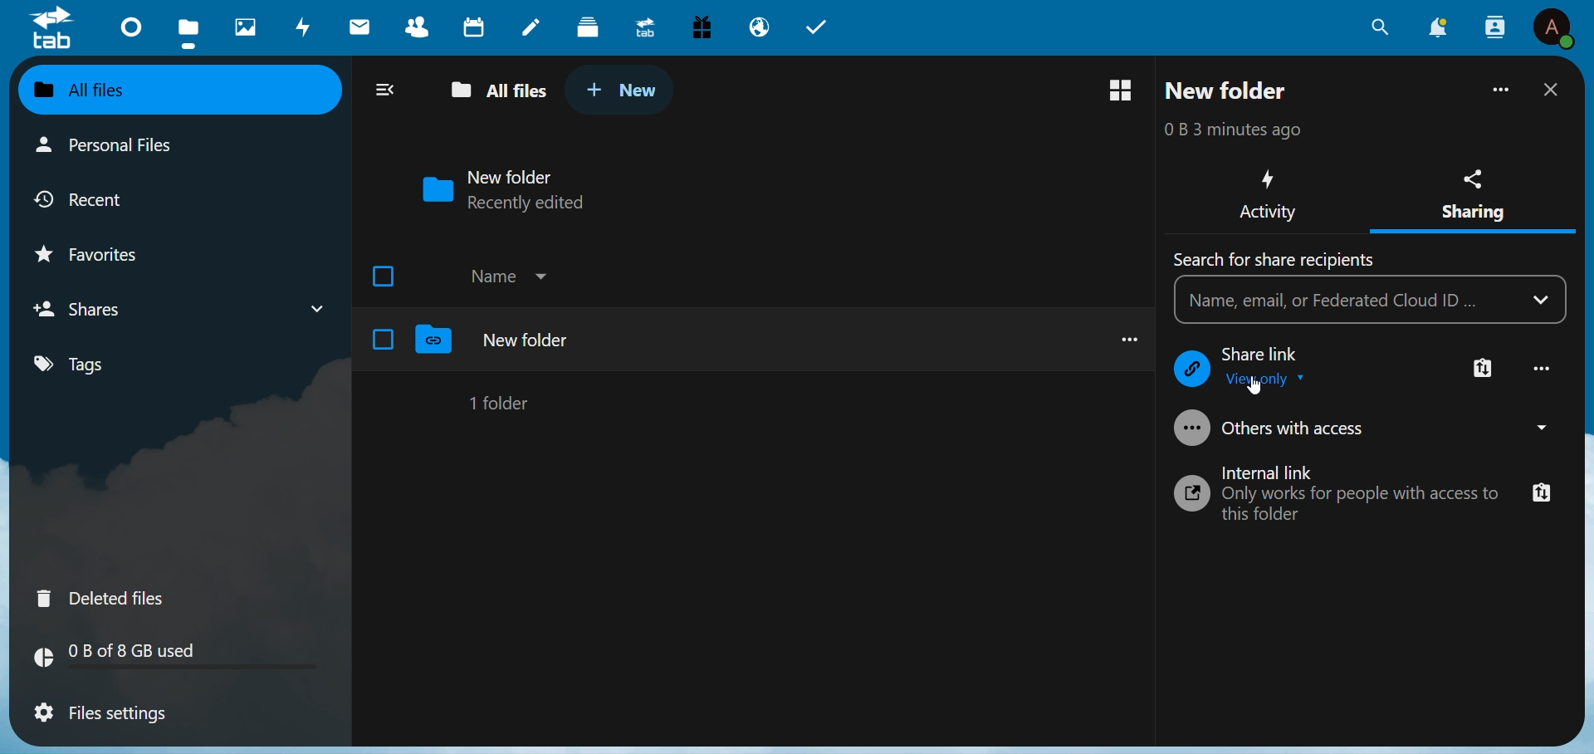 Image resolution: width=1594 pixels, height=754 pixels. I want to click on Calendar, so click(475, 27).